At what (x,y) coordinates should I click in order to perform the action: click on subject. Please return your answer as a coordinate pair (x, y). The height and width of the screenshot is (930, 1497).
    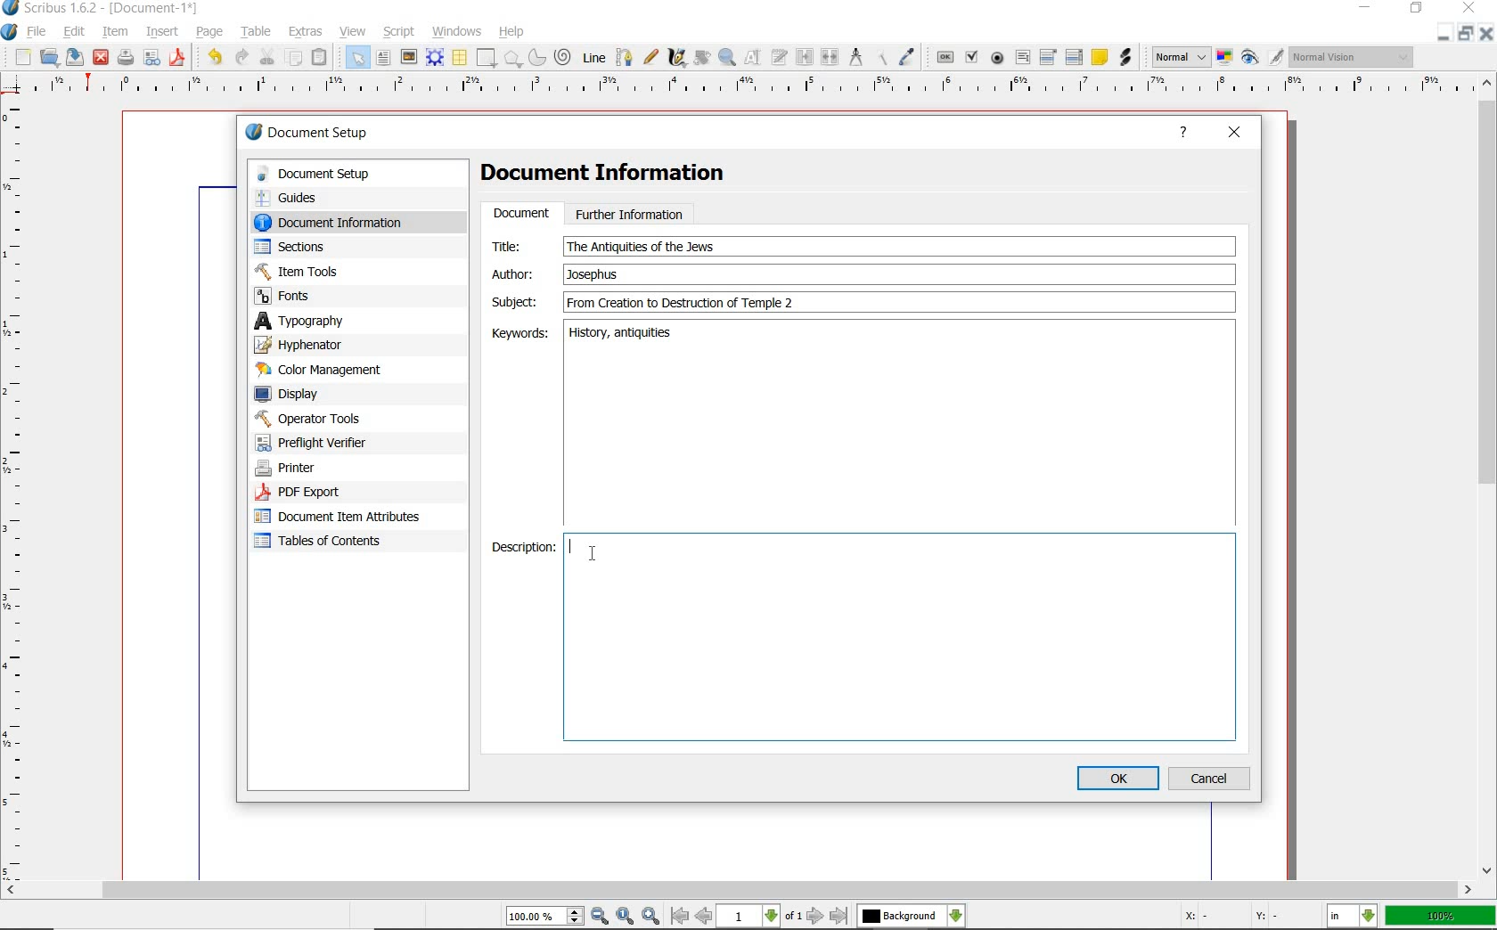
    Looking at the image, I should click on (896, 302).